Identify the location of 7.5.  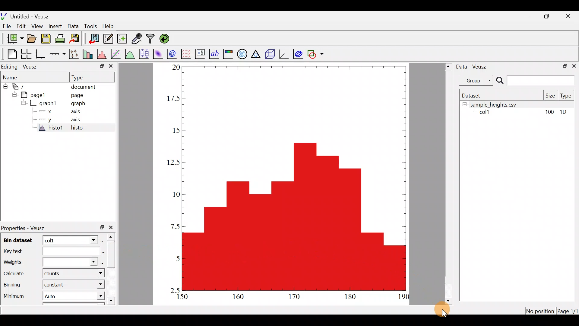
(174, 224).